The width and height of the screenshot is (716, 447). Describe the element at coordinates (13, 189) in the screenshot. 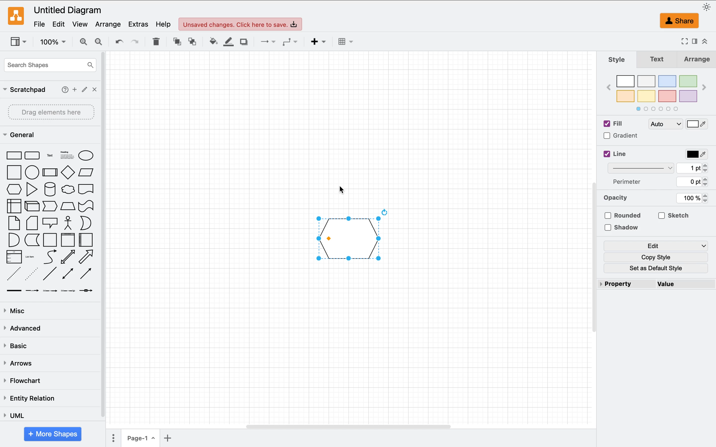

I see `hexagon` at that location.